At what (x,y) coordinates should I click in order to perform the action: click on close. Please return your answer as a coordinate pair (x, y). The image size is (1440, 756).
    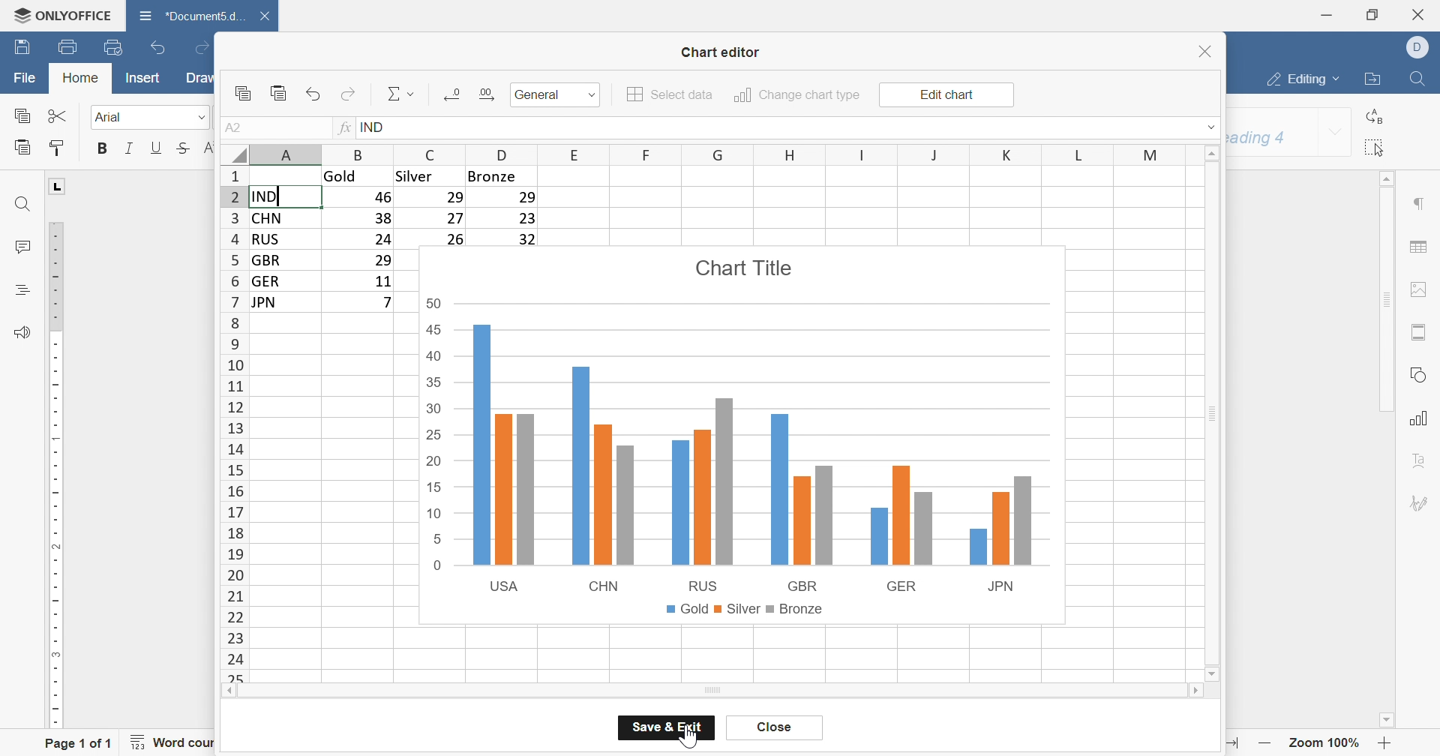
    Looking at the image, I should click on (1207, 51).